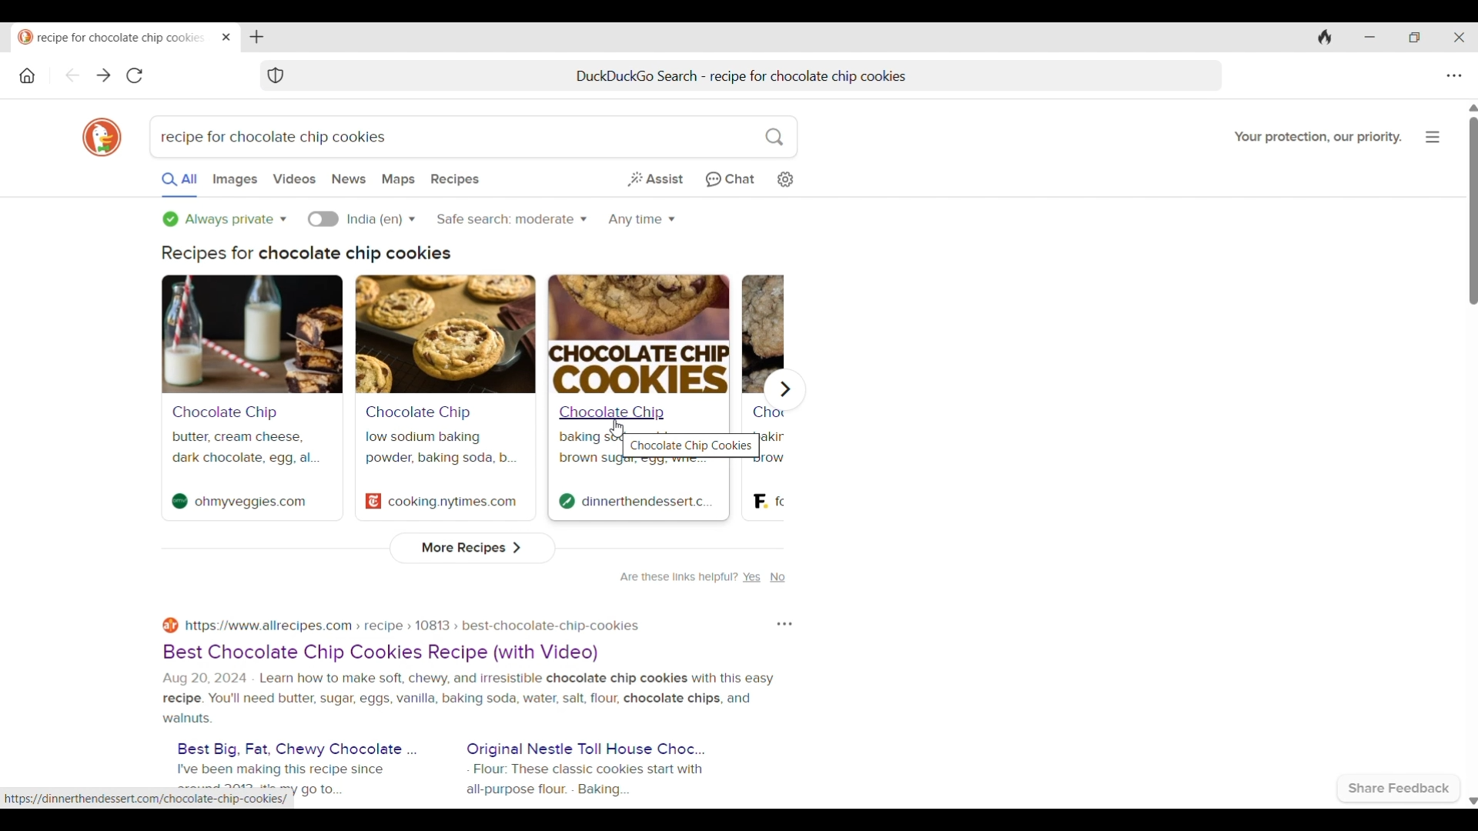  Describe the element at coordinates (380, 653) in the screenshot. I see `Best Chocolate Chip Cookies Recipe (with Video)` at that location.